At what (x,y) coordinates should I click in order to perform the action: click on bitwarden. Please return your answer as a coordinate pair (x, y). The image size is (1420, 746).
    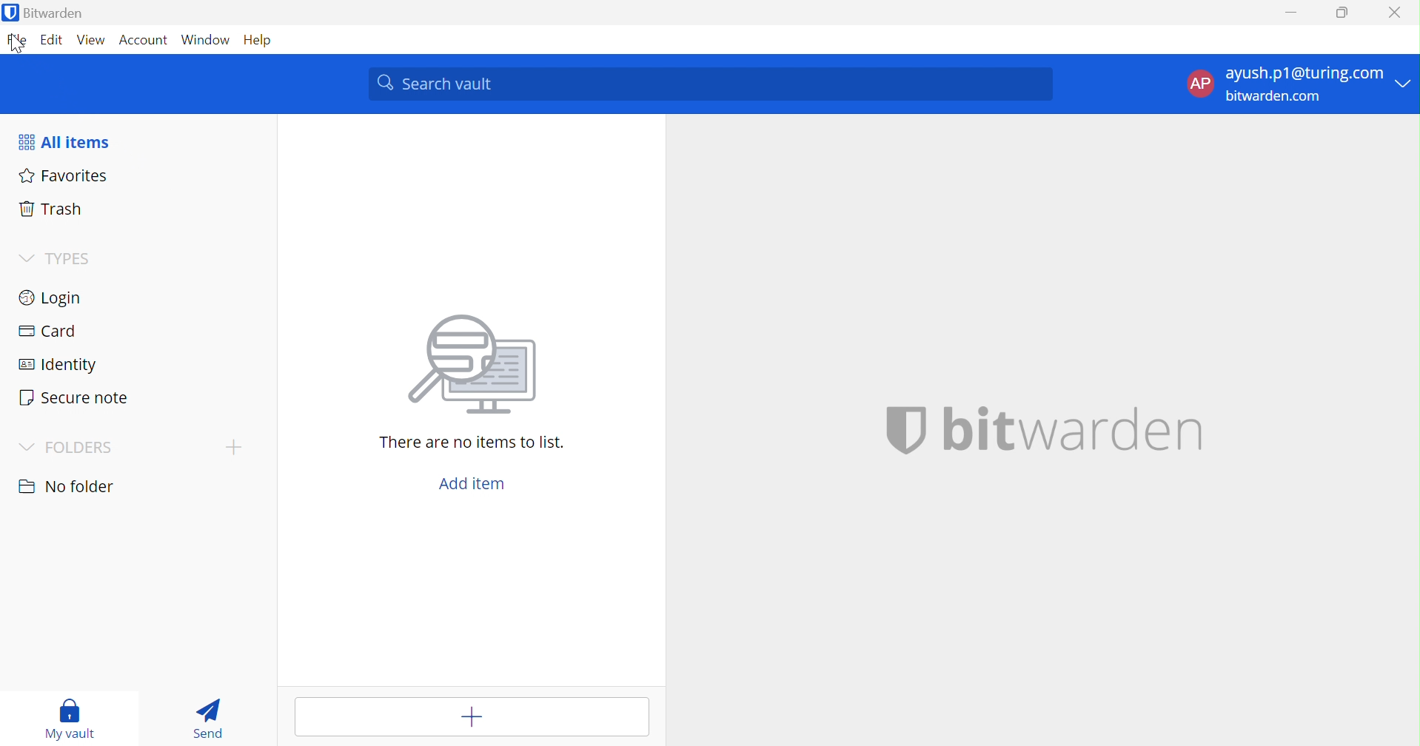
    Looking at the image, I should click on (1074, 429).